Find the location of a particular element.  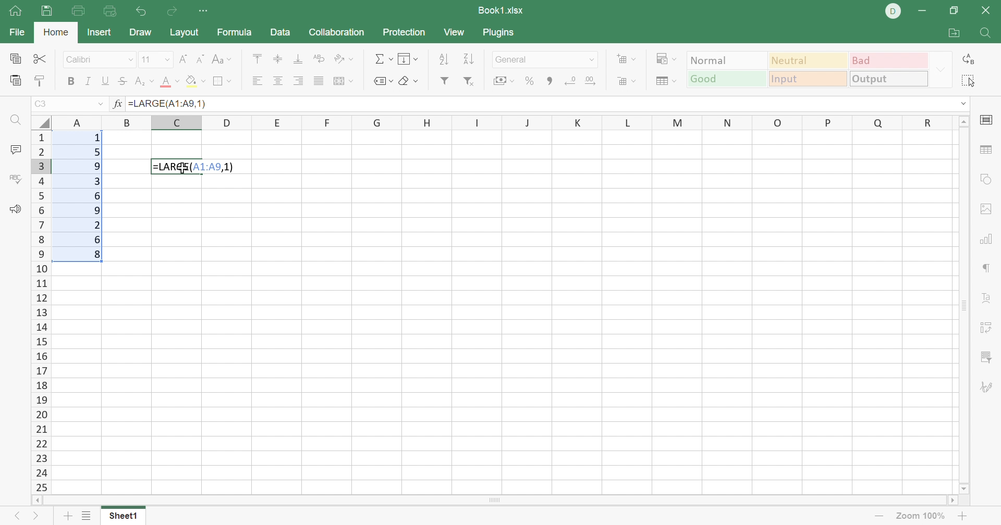

Cursor is located at coordinates (183, 169).